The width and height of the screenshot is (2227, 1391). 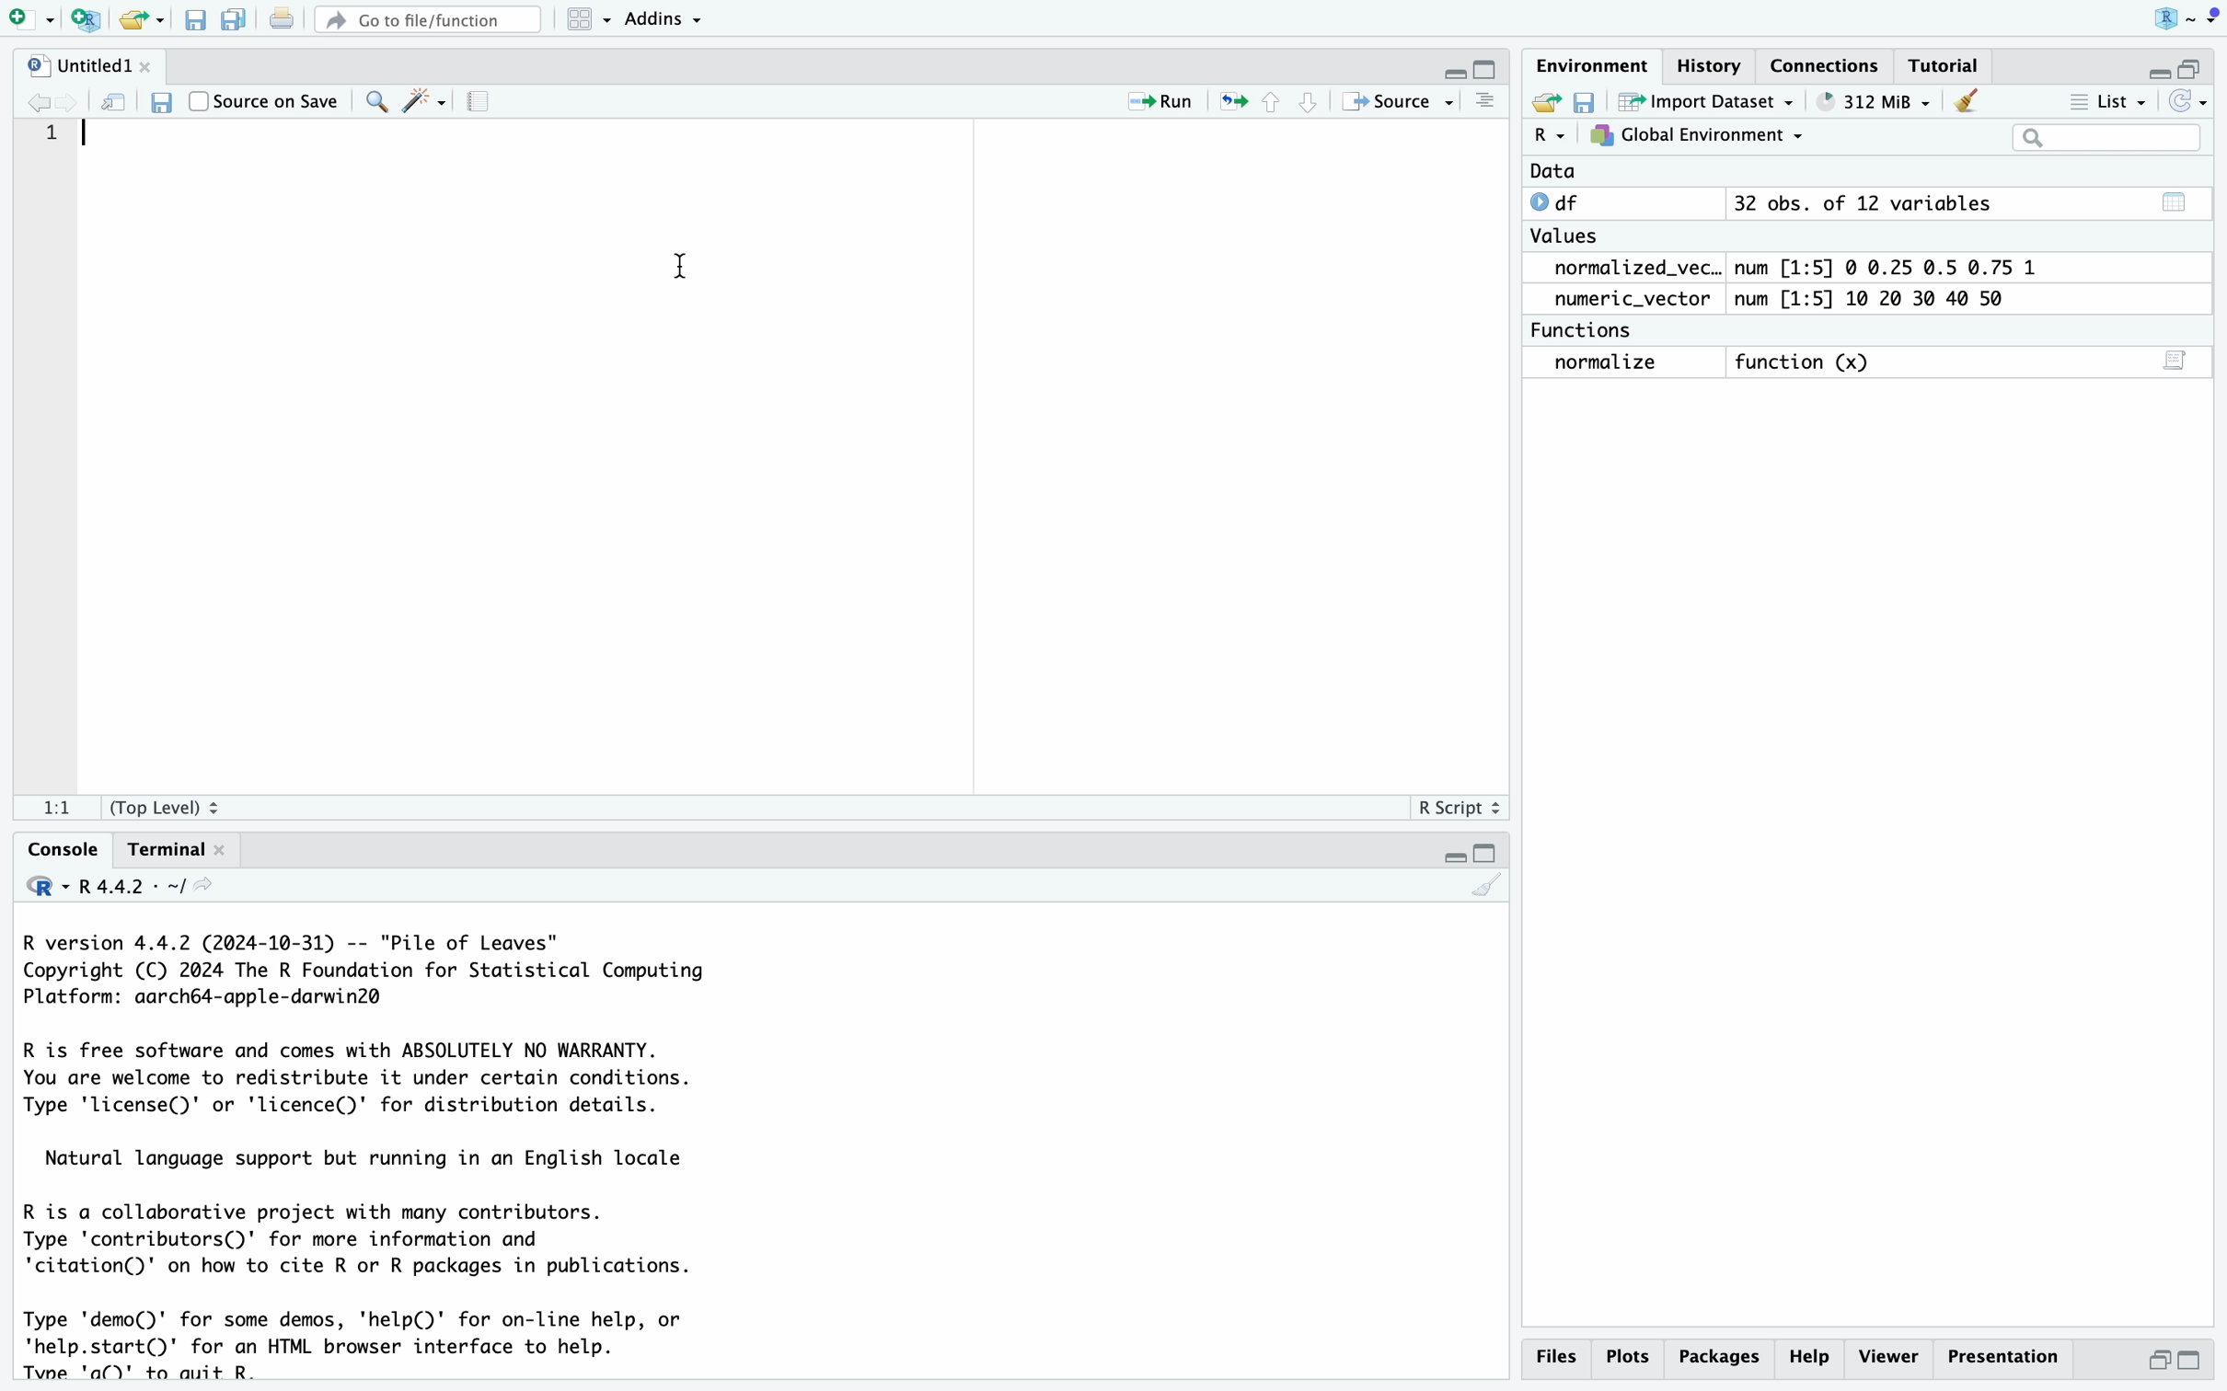 I want to click on Search, so click(x=2086, y=143).